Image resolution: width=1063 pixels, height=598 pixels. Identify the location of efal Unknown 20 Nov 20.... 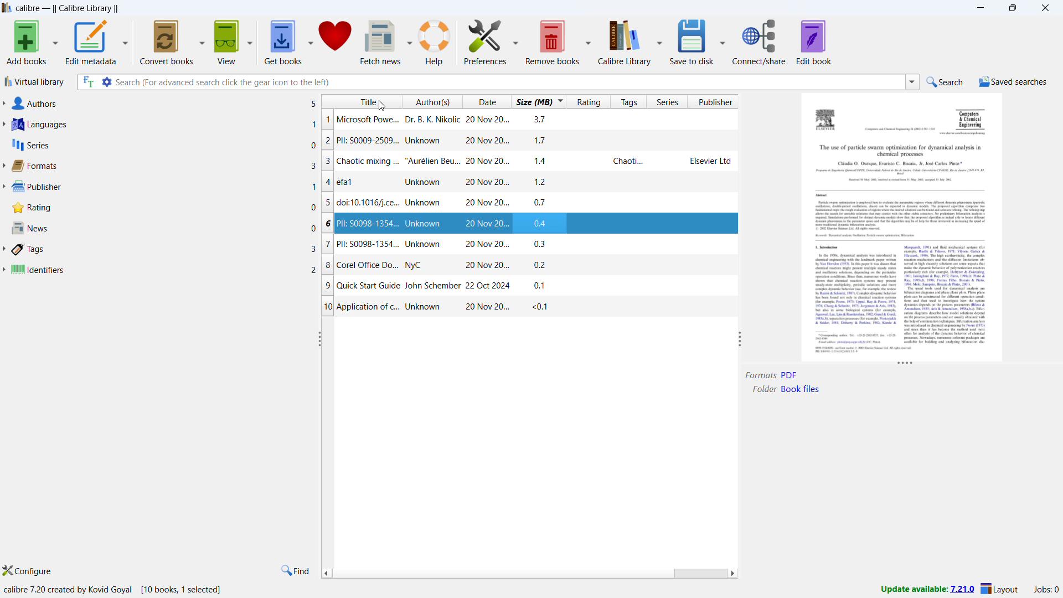
(425, 183).